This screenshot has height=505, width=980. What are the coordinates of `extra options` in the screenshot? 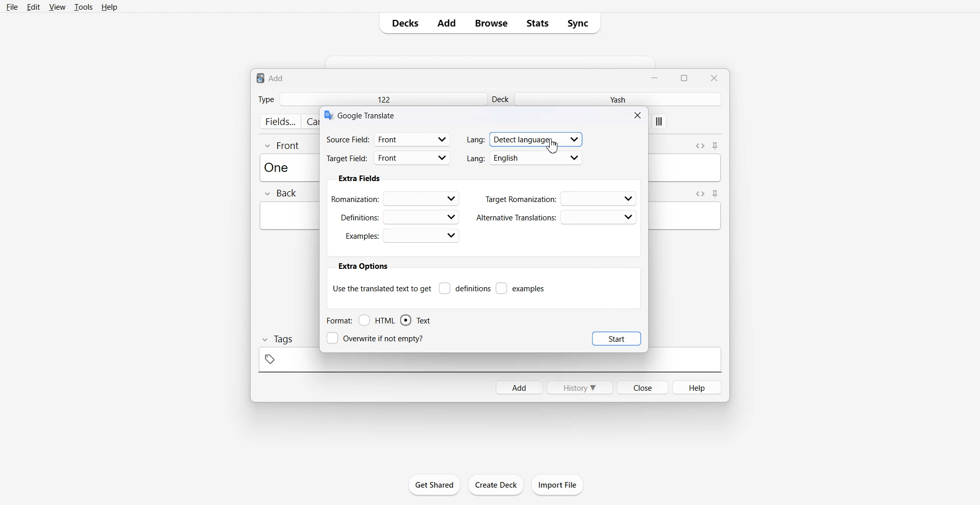 It's located at (362, 266).